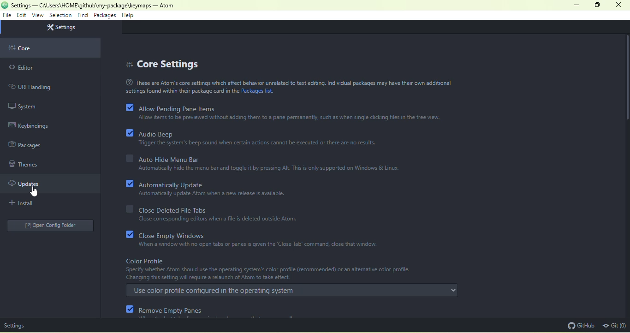  I want to click on color profile, so click(145, 261).